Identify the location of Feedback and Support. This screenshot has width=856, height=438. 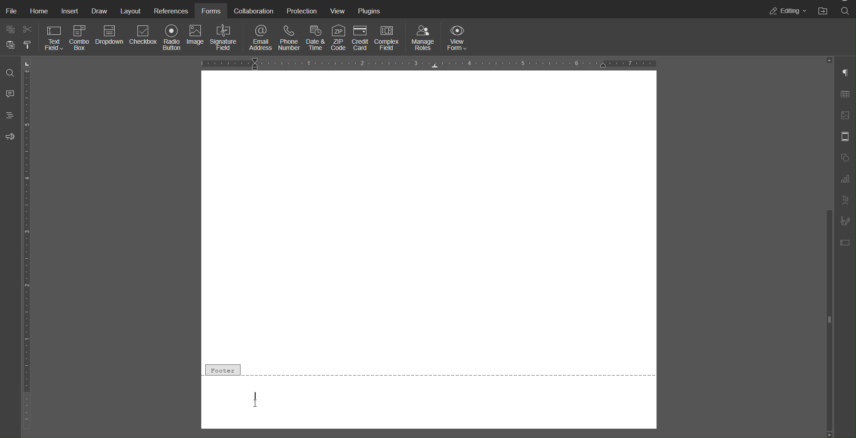
(10, 137).